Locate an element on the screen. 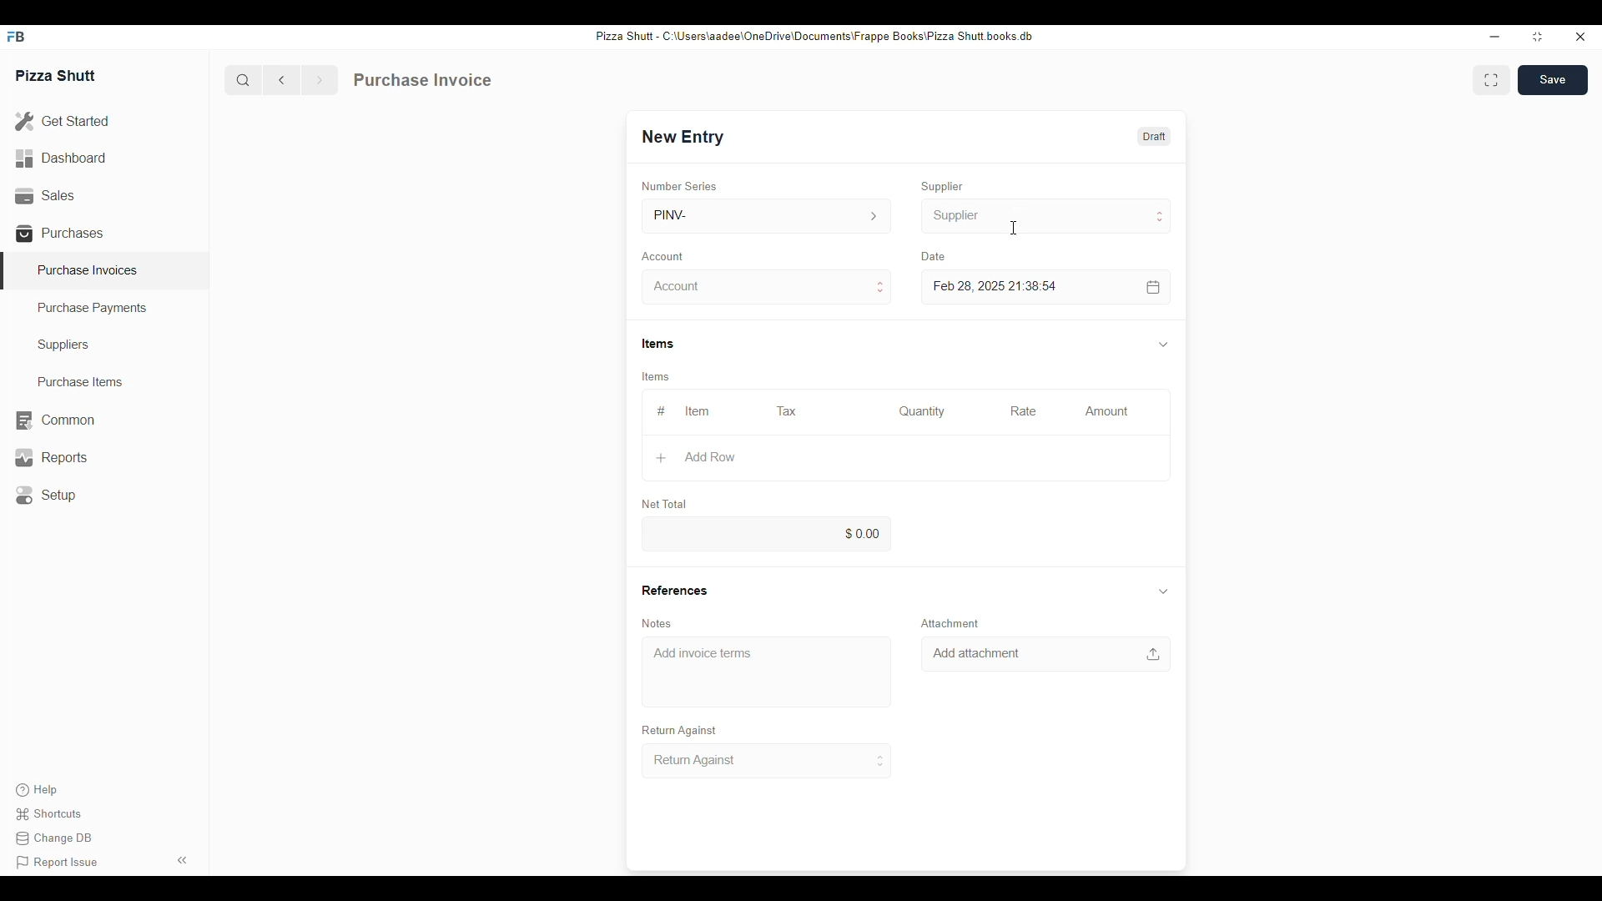  FB is located at coordinates (18, 37).